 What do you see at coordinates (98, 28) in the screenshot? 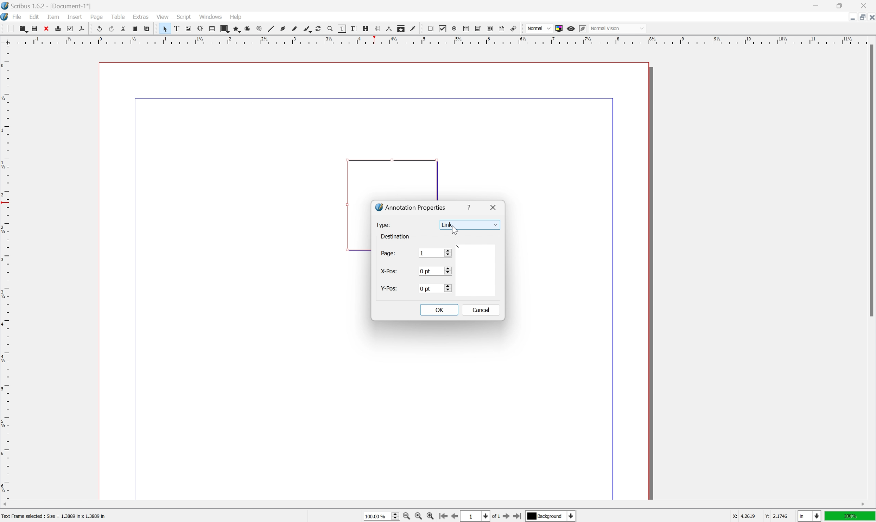
I see `undo` at bounding box center [98, 28].